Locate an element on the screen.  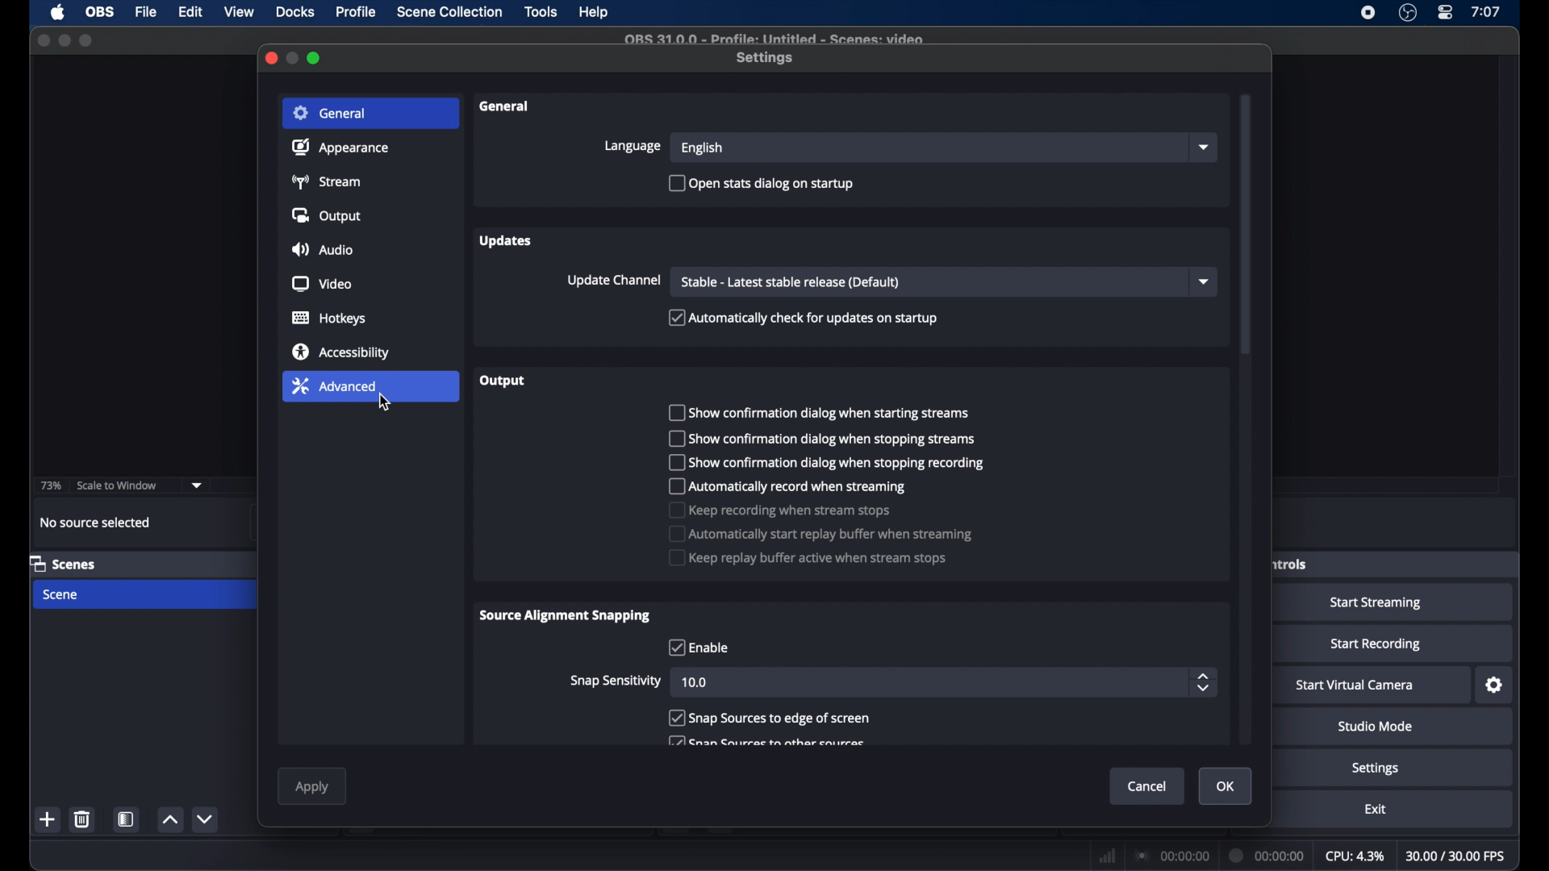
settings is located at coordinates (1495, 686).